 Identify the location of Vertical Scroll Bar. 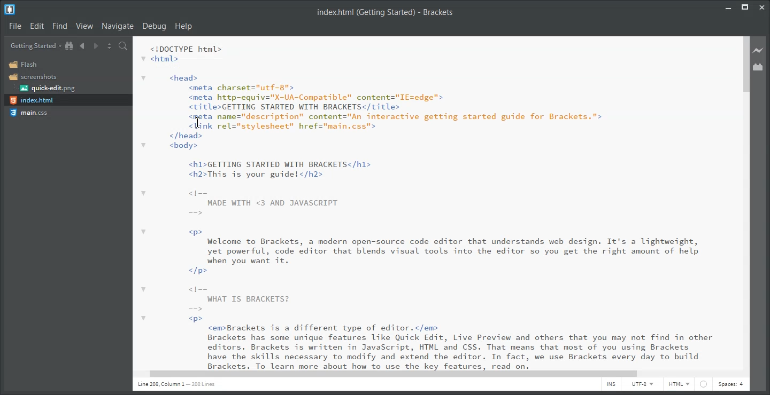
(744, 201).